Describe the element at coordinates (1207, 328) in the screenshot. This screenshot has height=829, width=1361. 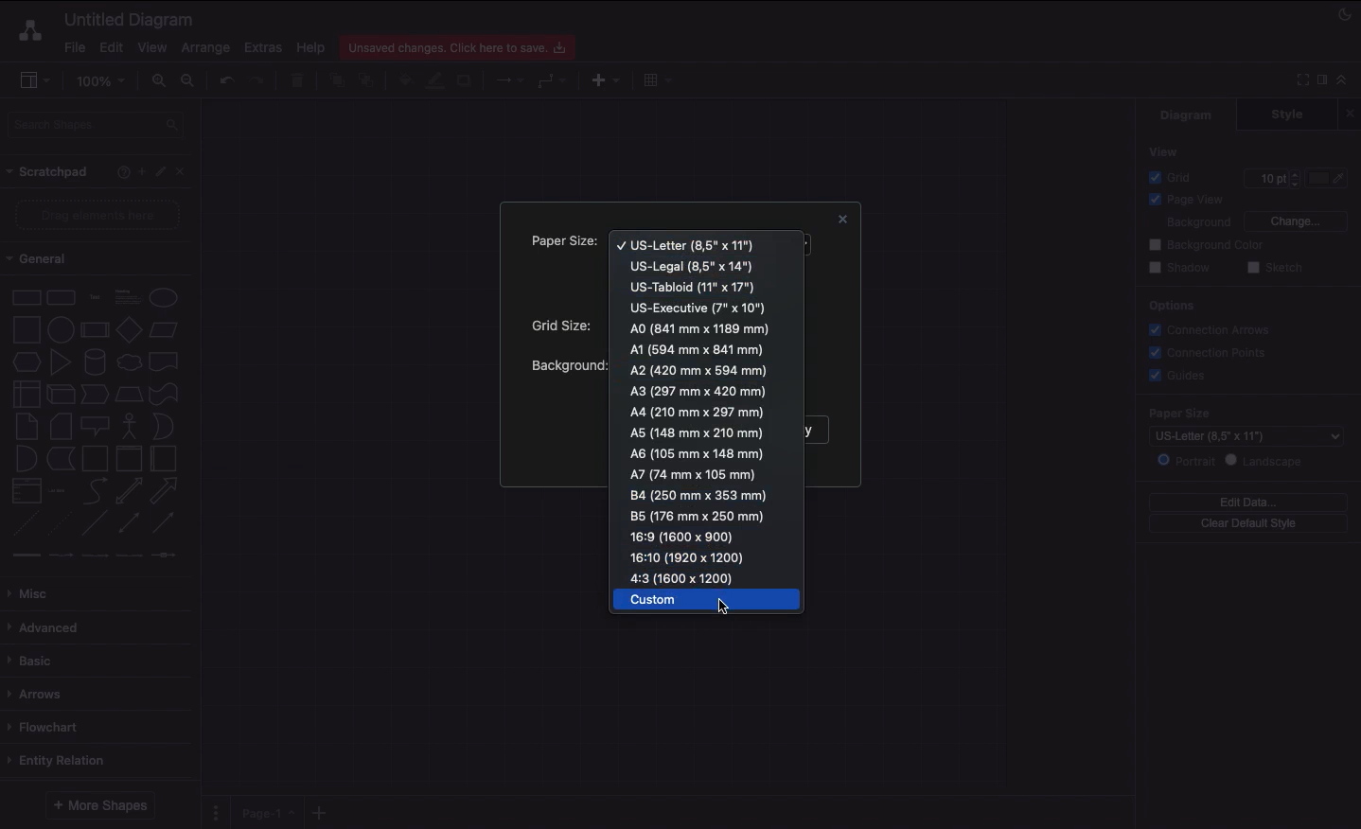
I see `Correction arrows` at that location.